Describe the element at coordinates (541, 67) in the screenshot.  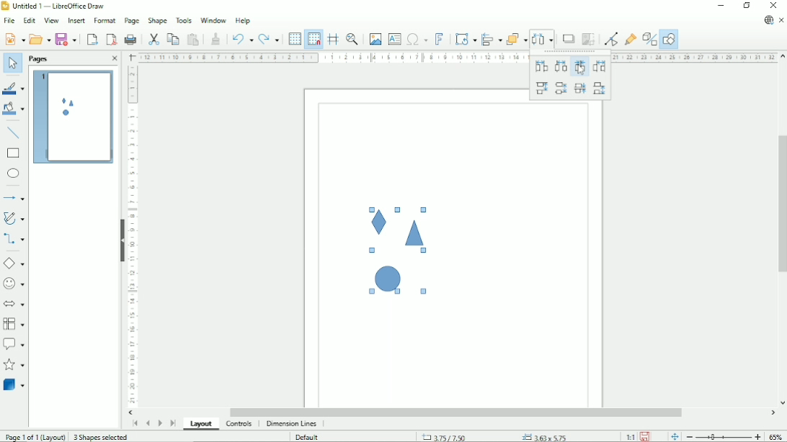
I see `Horizontally left` at that location.